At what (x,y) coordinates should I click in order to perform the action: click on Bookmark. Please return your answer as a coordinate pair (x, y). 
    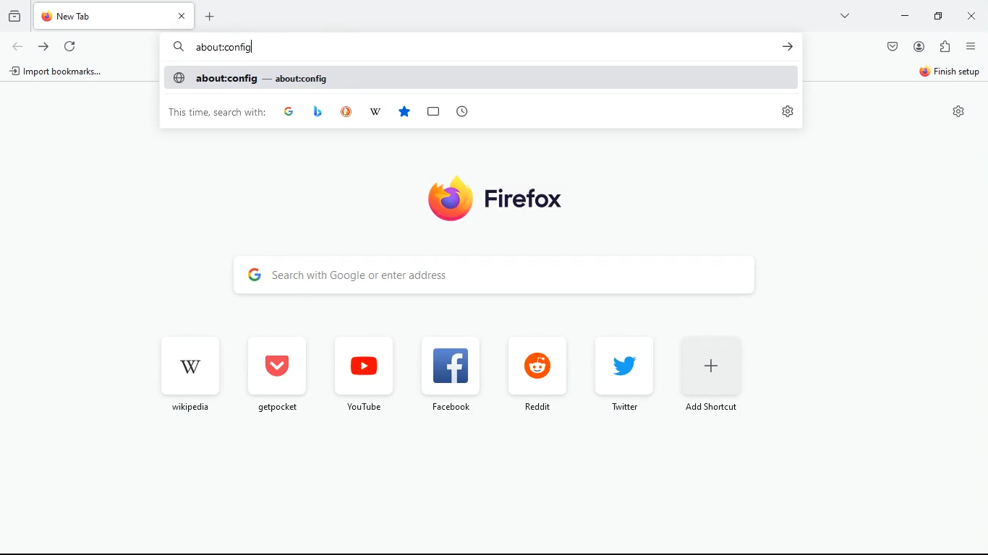
    Looking at the image, I should click on (433, 112).